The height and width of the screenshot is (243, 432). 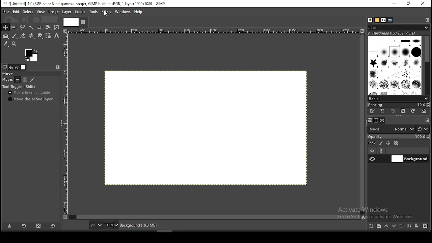 I want to click on windows, so click(x=123, y=12).